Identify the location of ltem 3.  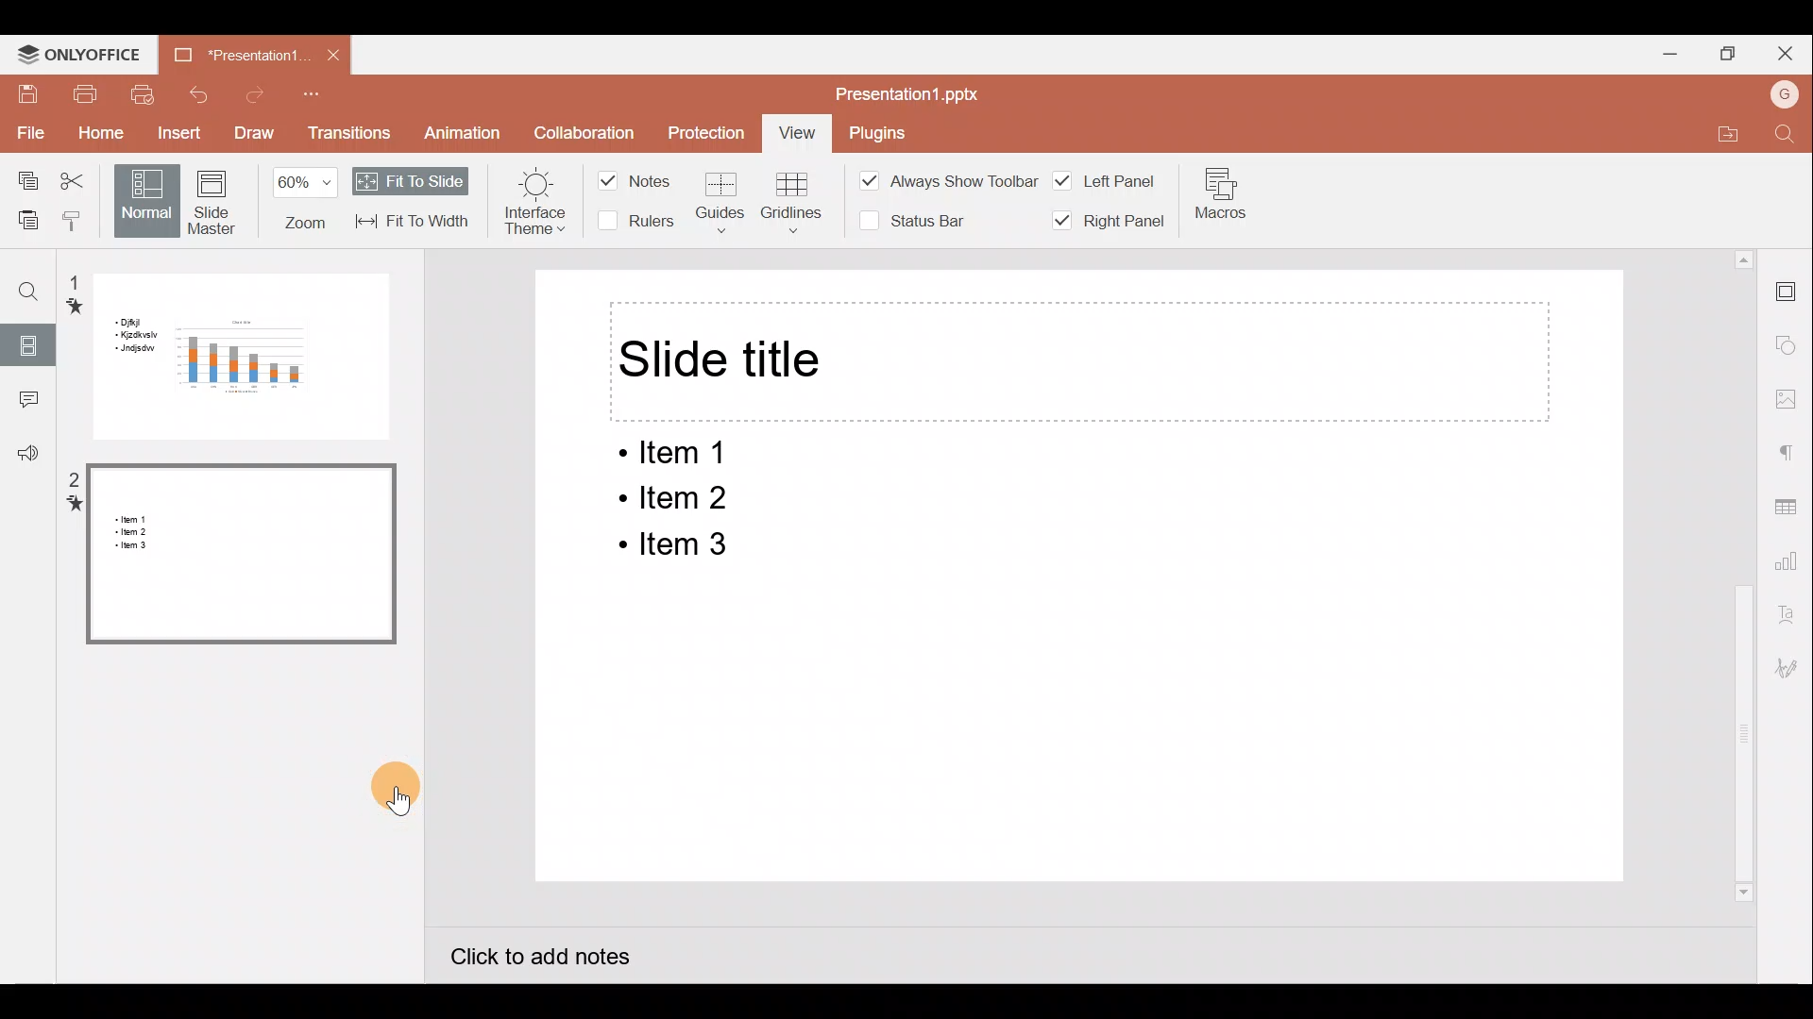
(672, 546).